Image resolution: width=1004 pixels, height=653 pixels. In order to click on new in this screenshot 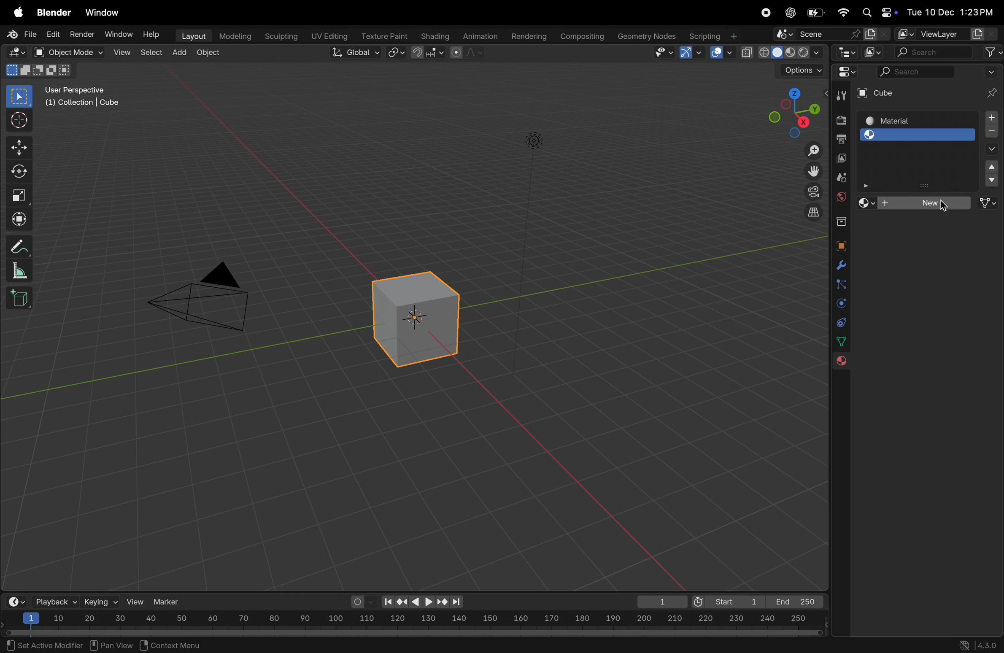, I will do `click(928, 203)`.